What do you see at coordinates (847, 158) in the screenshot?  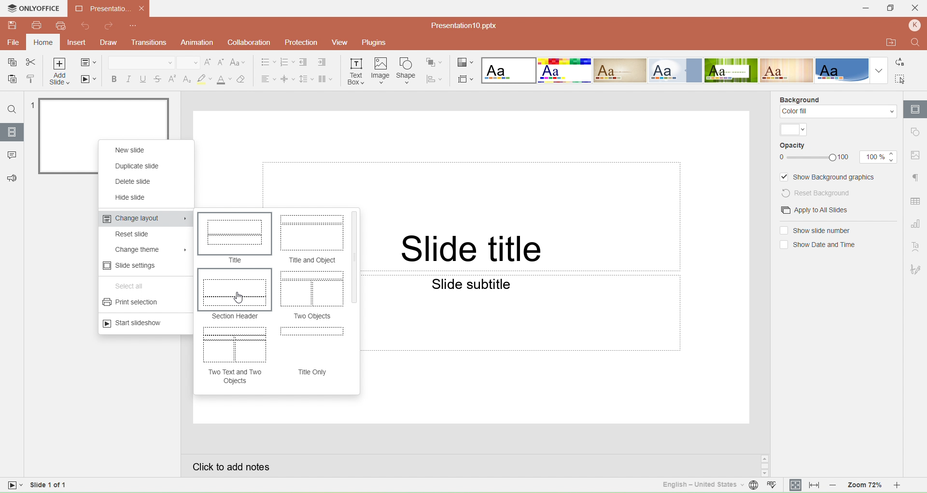 I see `100` at bounding box center [847, 158].